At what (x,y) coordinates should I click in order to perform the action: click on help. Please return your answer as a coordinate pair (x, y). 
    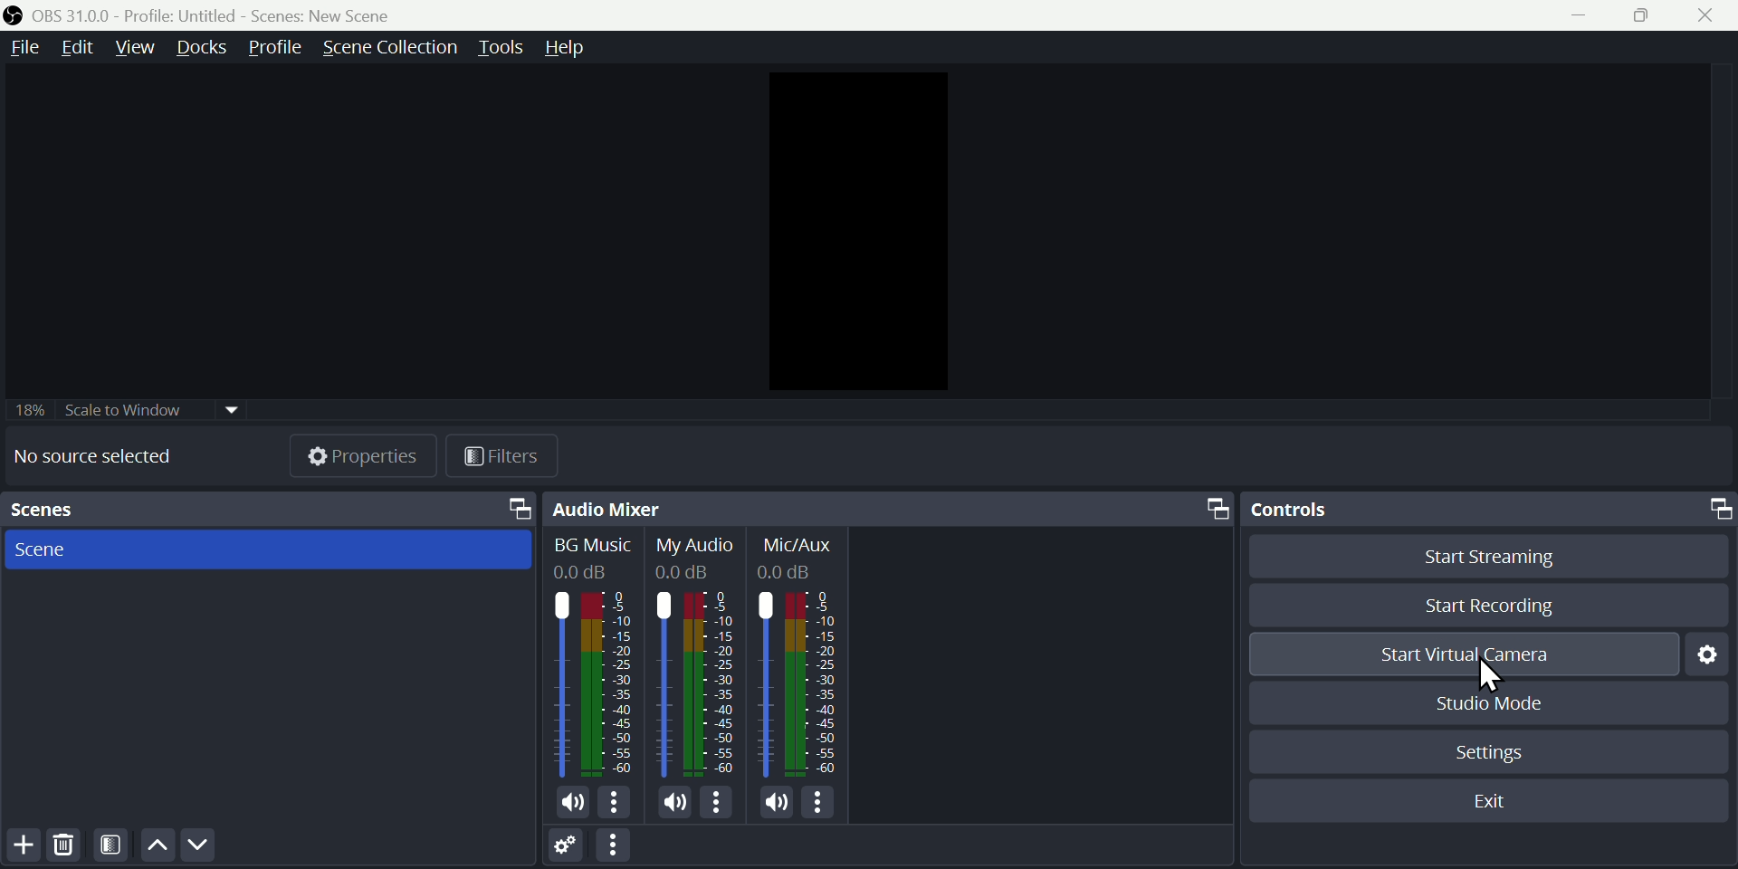
    Looking at the image, I should click on (560, 45).